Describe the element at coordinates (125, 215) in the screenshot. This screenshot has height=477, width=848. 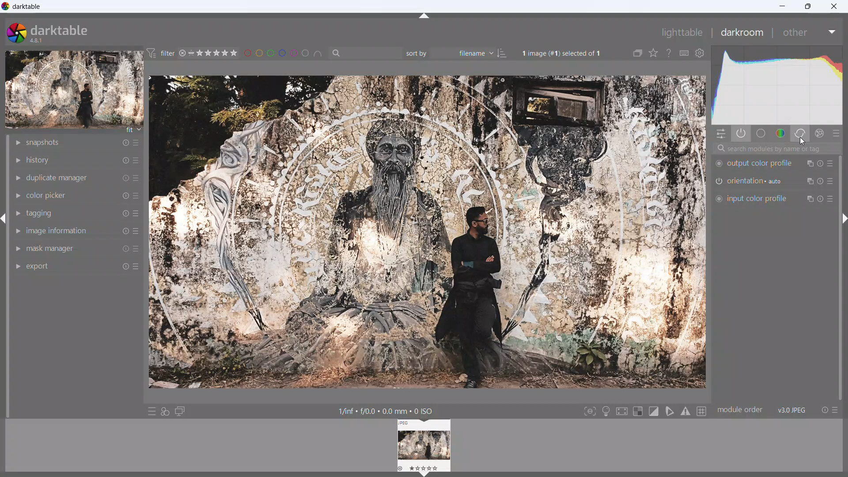
I see `reset` at that location.